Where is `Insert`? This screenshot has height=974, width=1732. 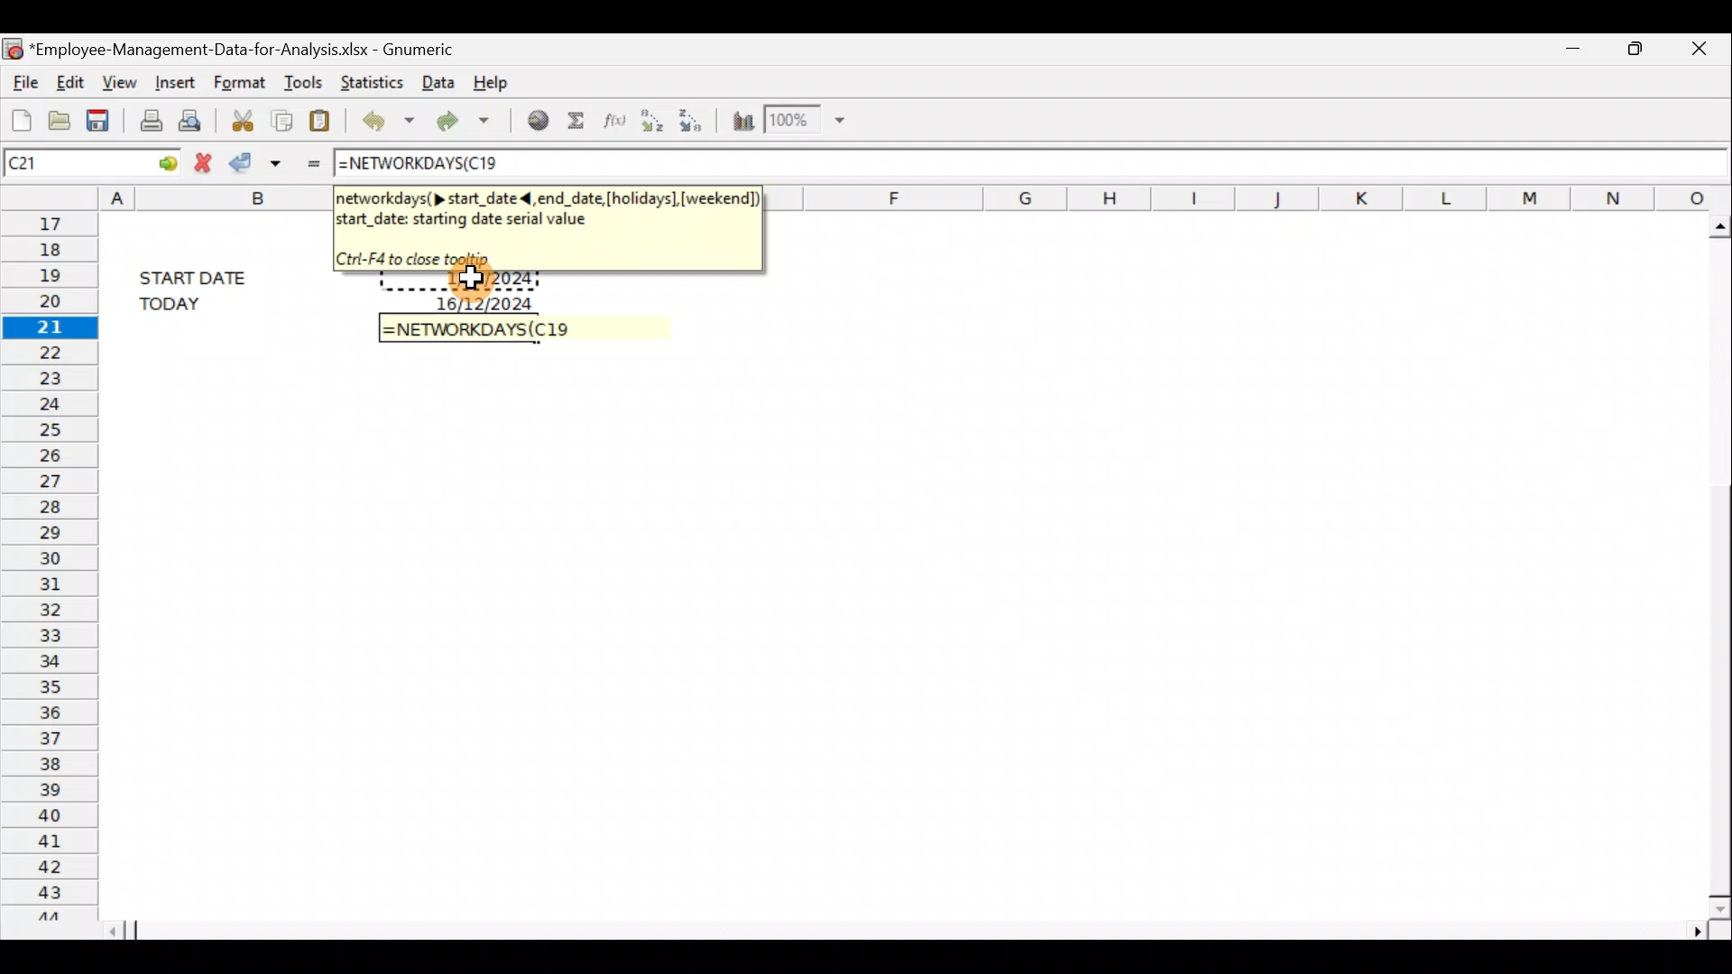 Insert is located at coordinates (174, 83).